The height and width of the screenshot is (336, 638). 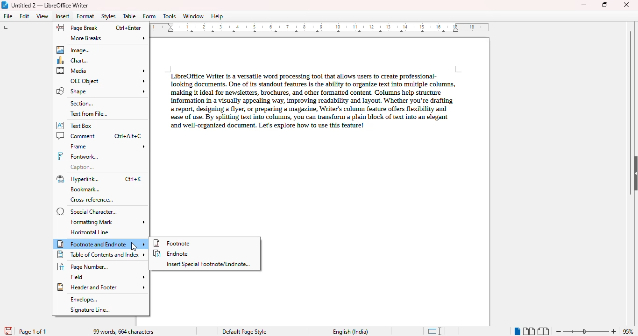 I want to click on English (India), so click(x=350, y=332).